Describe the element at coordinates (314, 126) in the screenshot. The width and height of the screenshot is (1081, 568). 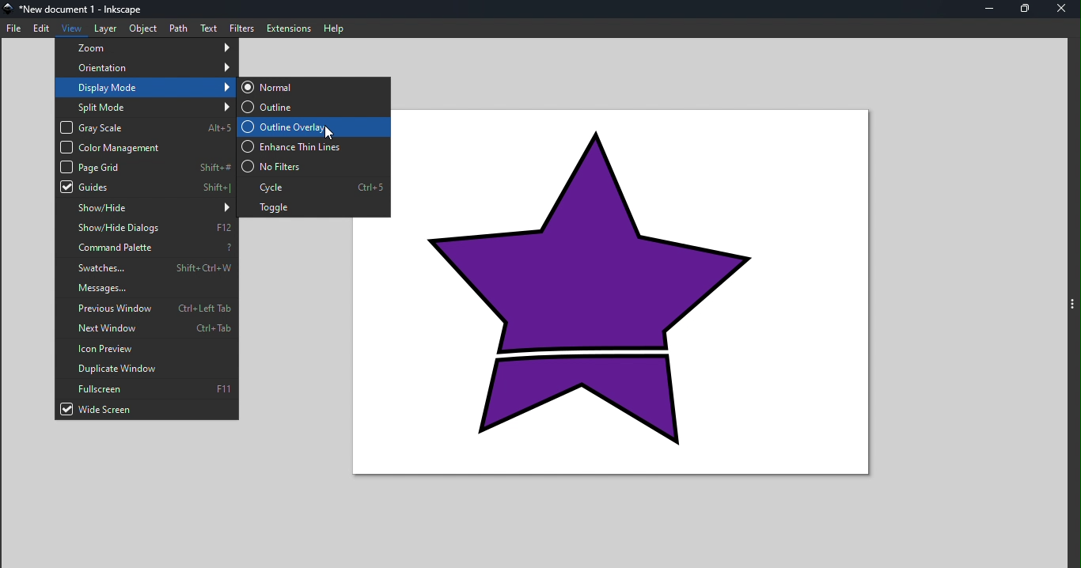
I see `Outline overlay` at that location.